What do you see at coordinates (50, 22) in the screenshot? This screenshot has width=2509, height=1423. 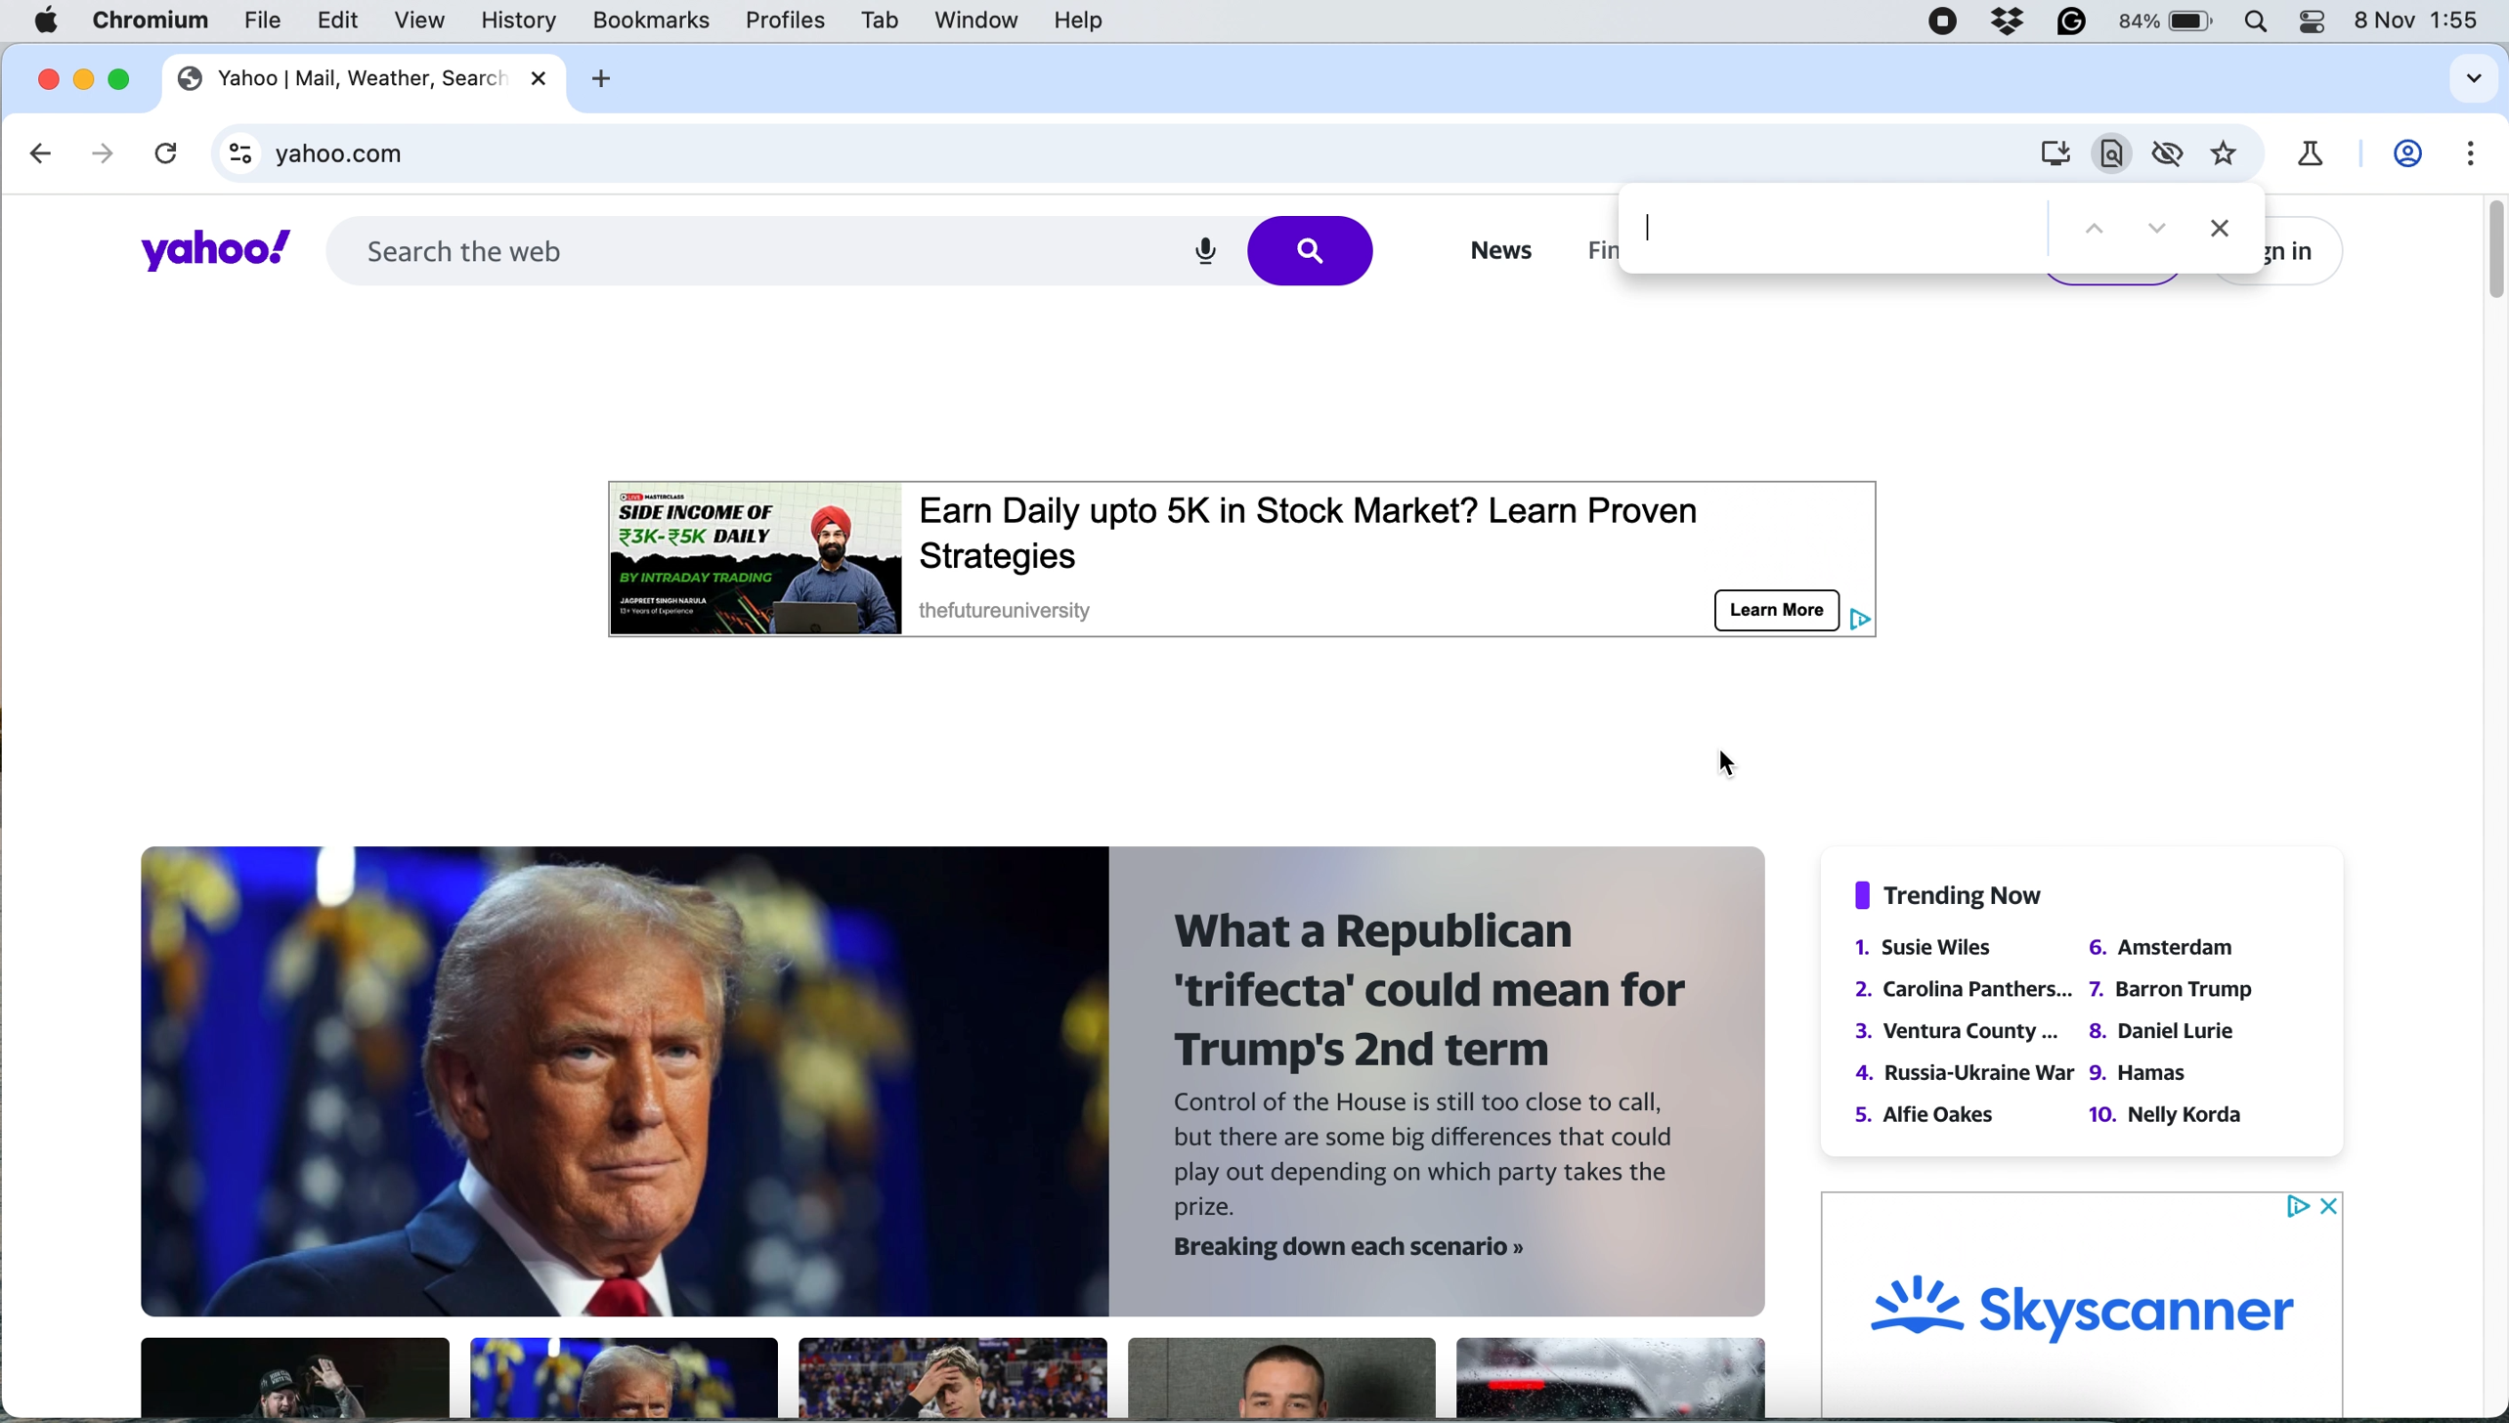 I see `system logo` at bounding box center [50, 22].